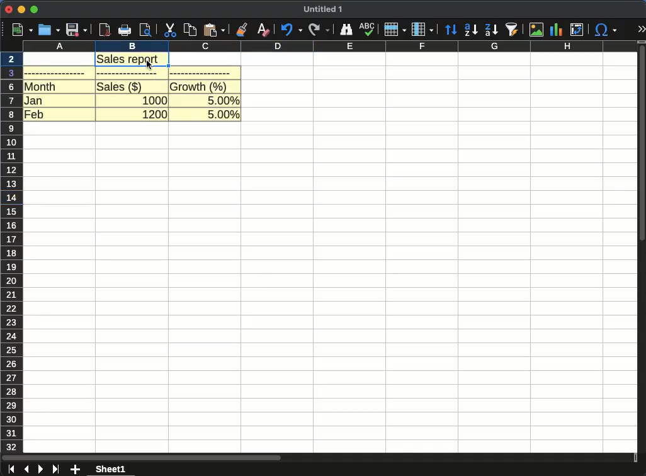 The width and height of the screenshot is (646, 476). Describe the element at coordinates (146, 30) in the screenshot. I see `print preview` at that location.